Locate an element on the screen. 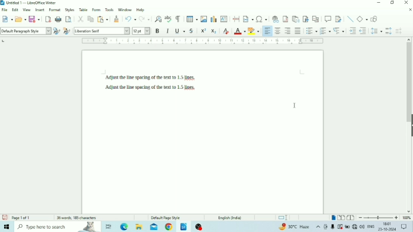  Align Center is located at coordinates (278, 31).